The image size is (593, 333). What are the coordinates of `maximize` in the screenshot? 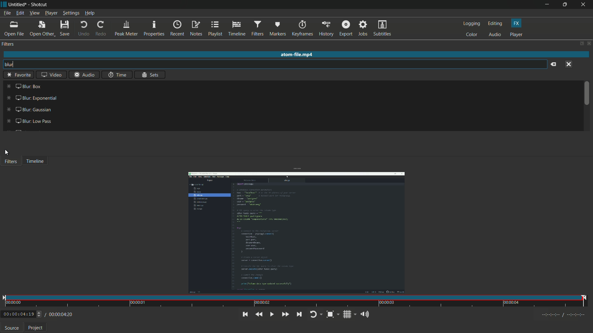 It's located at (566, 4).